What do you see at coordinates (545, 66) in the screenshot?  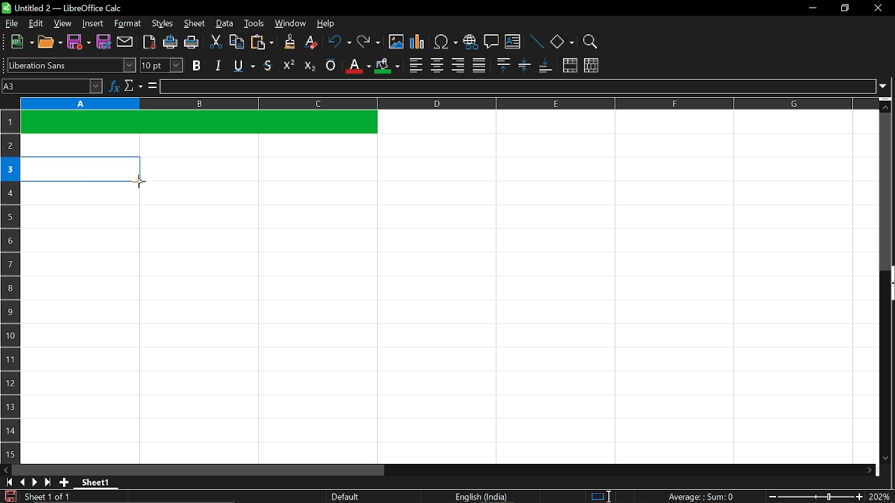 I see `align bottom` at bounding box center [545, 66].